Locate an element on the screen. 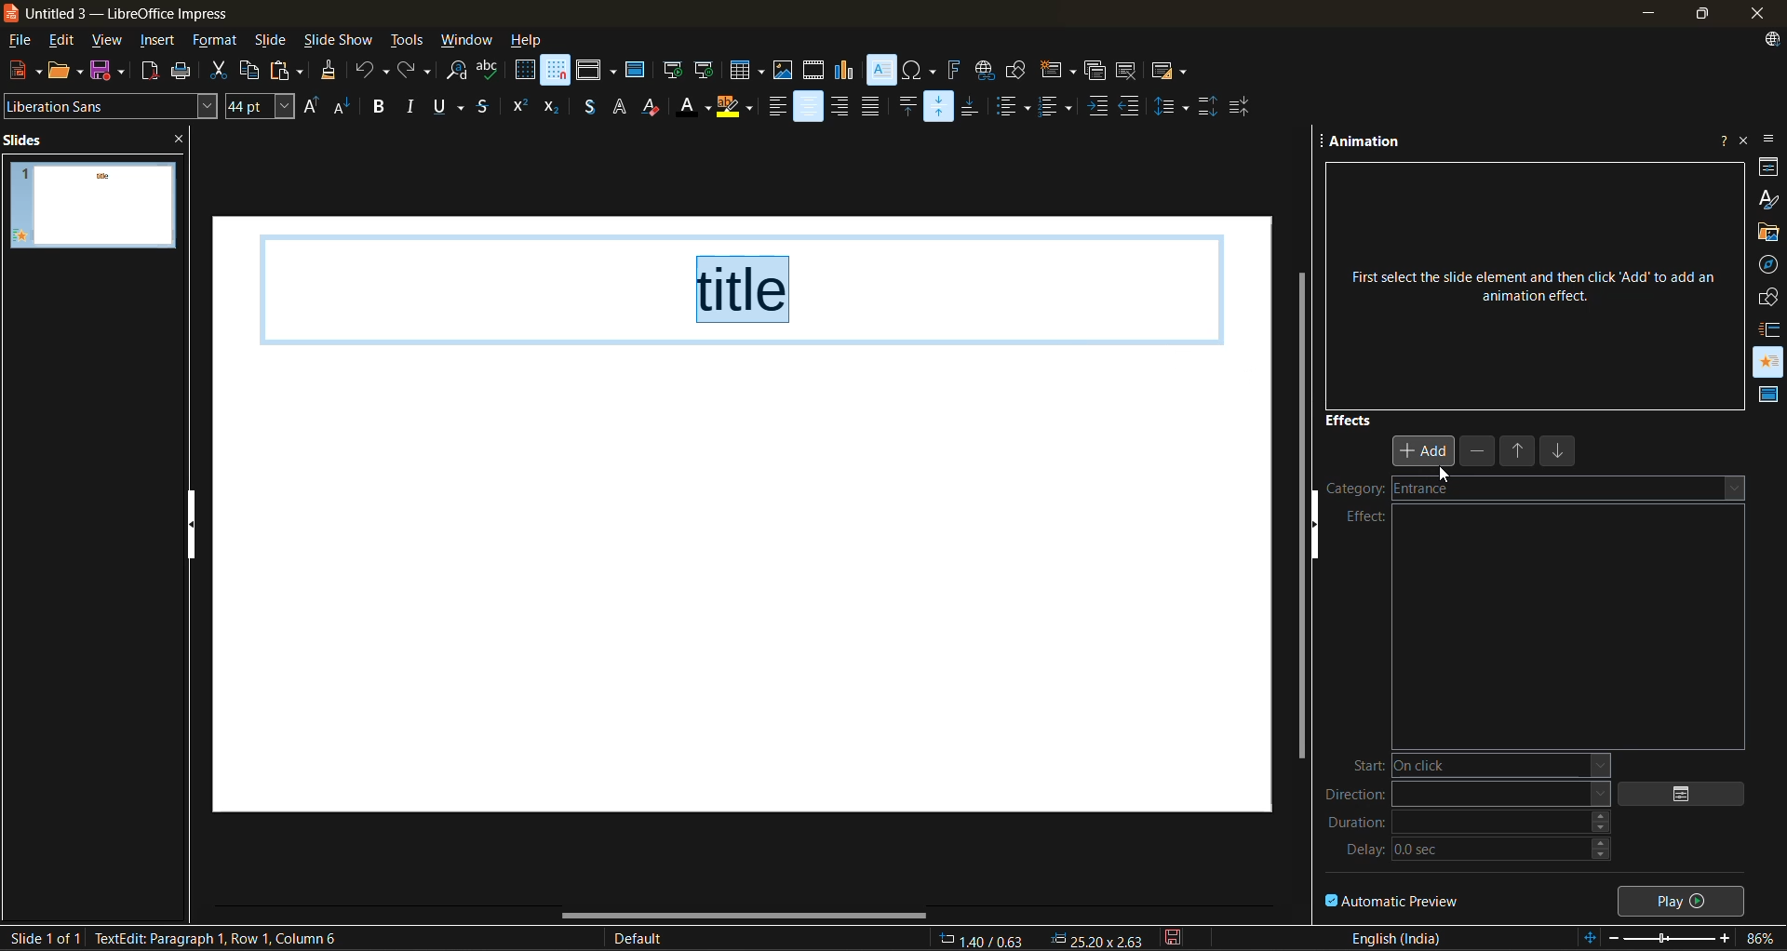  start from current slide is located at coordinates (703, 70).